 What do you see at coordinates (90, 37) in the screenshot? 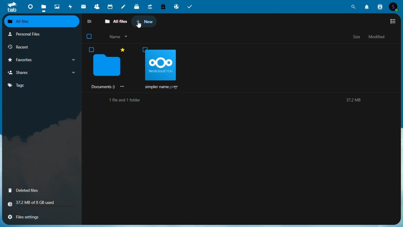
I see `checkbox` at bounding box center [90, 37].